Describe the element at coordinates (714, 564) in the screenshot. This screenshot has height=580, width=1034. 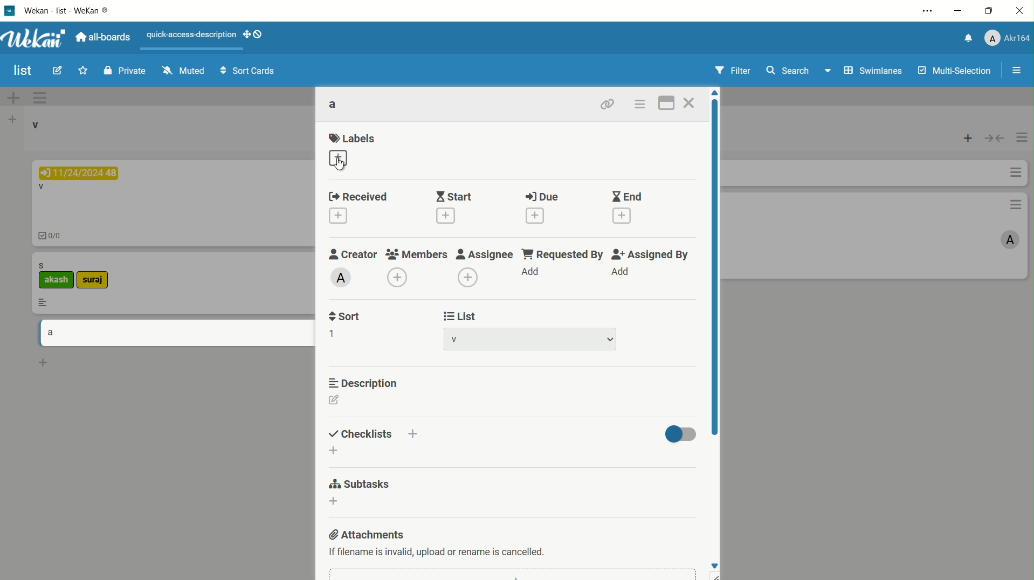
I see `move down` at that location.